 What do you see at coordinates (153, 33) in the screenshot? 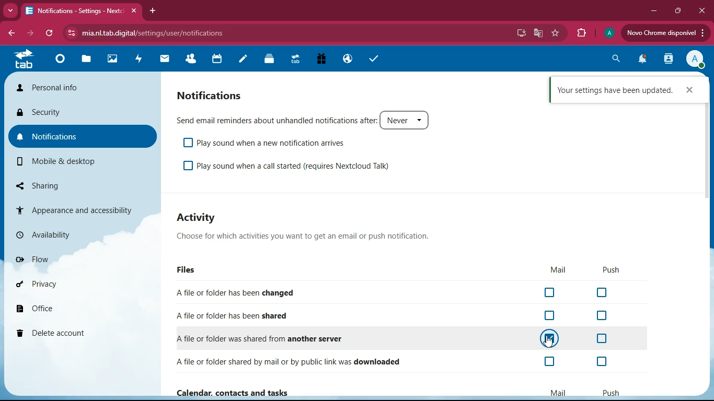
I see `url` at bounding box center [153, 33].